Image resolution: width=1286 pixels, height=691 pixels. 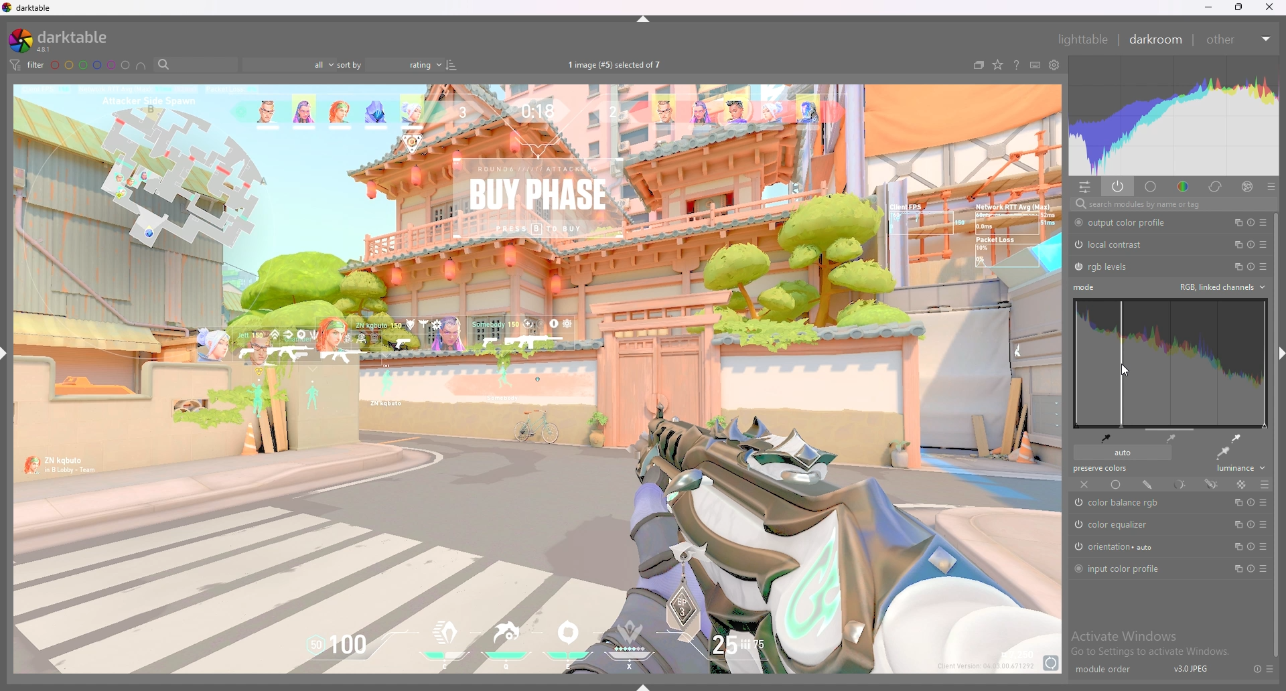 I want to click on multiple instances action, so click(x=1234, y=244).